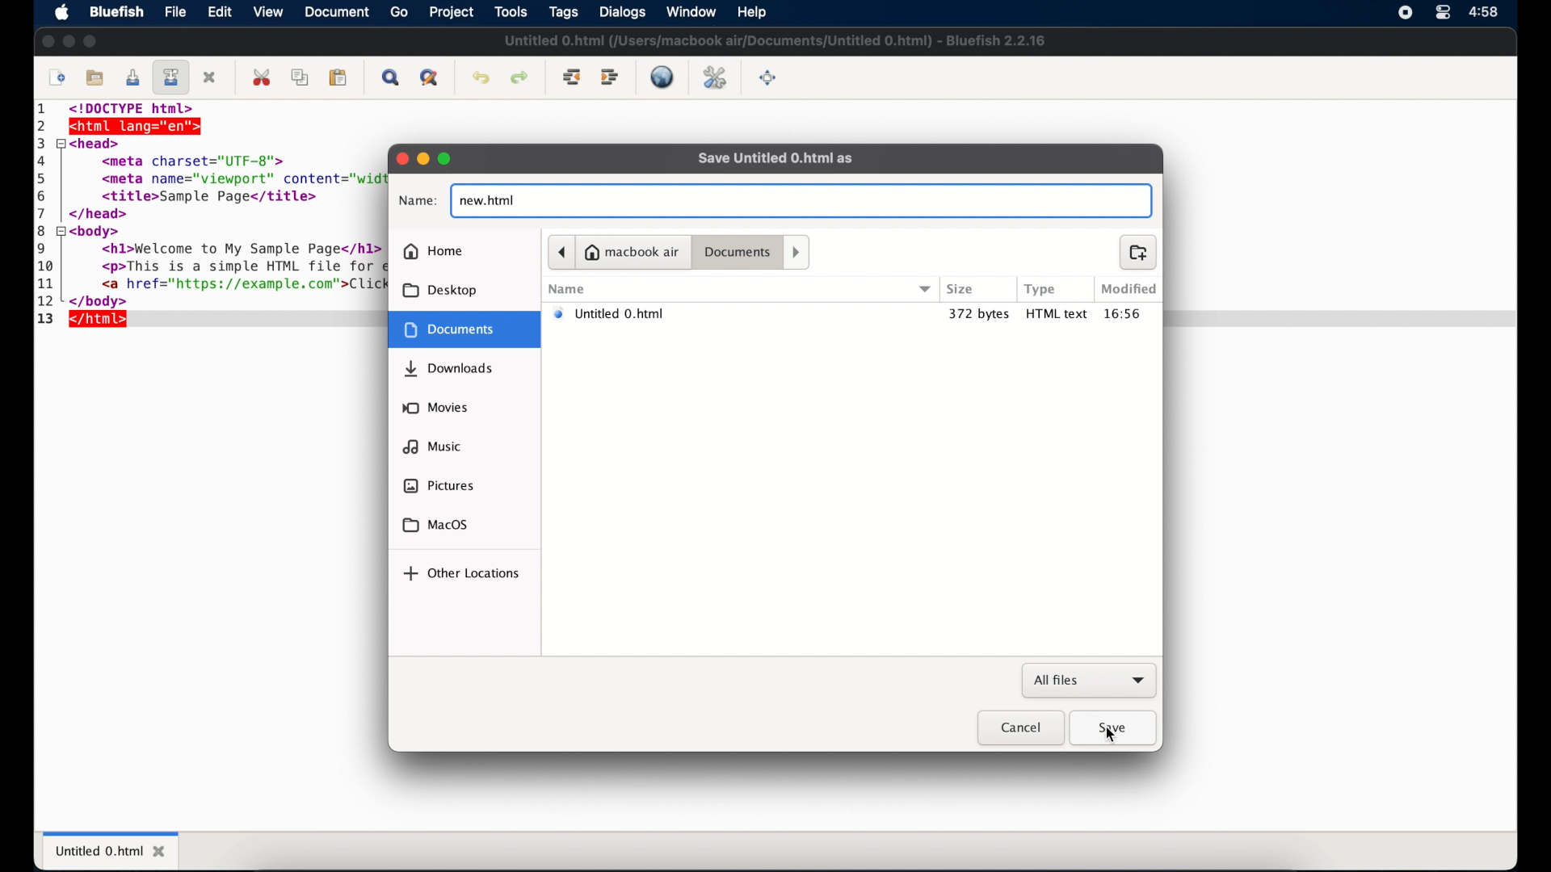 Image resolution: width=1551 pixels, height=872 pixels. What do you see at coordinates (45, 212) in the screenshot?
I see `7` at bounding box center [45, 212].